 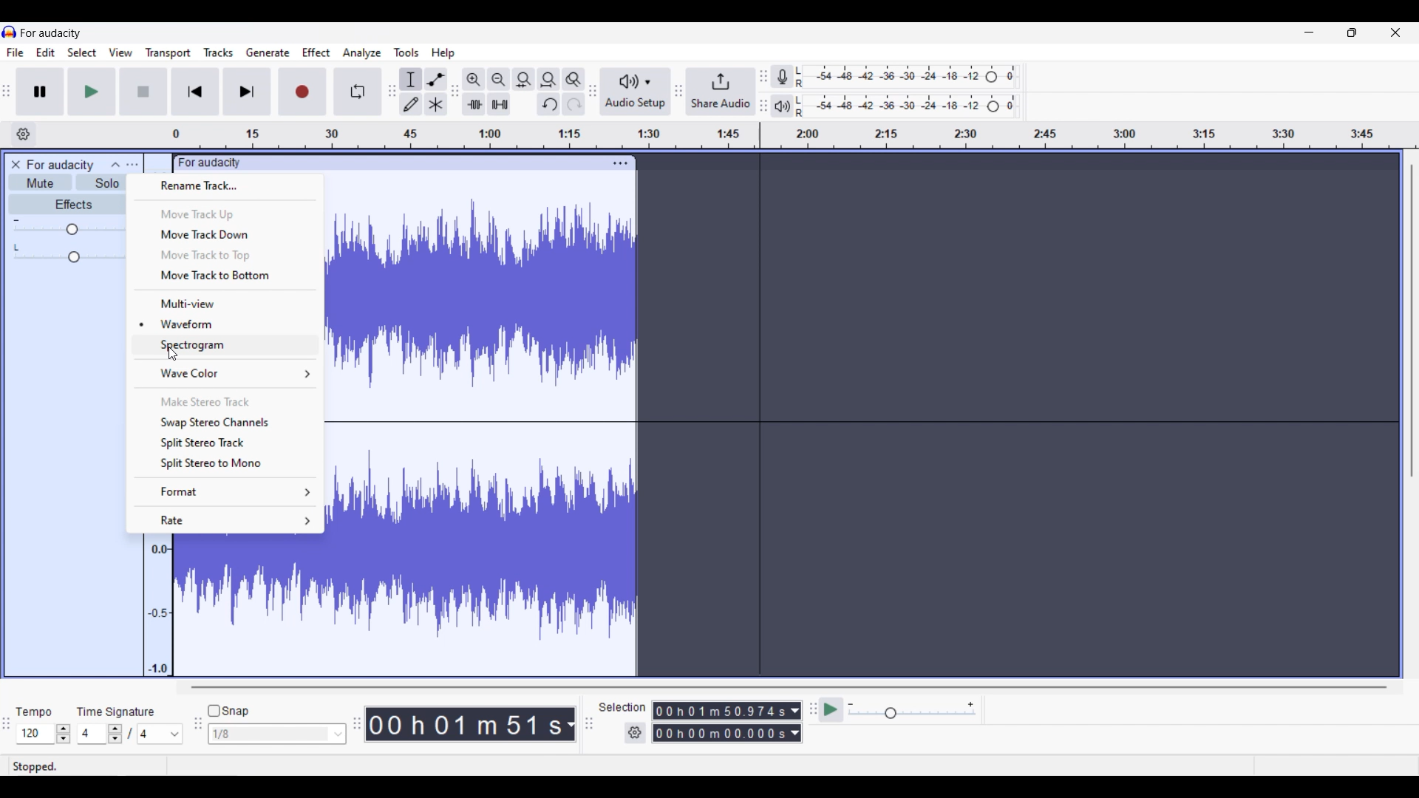 What do you see at coordinates (155, 608) in the screenshot?
I see `amplitude` at bounding box center [155, 608].